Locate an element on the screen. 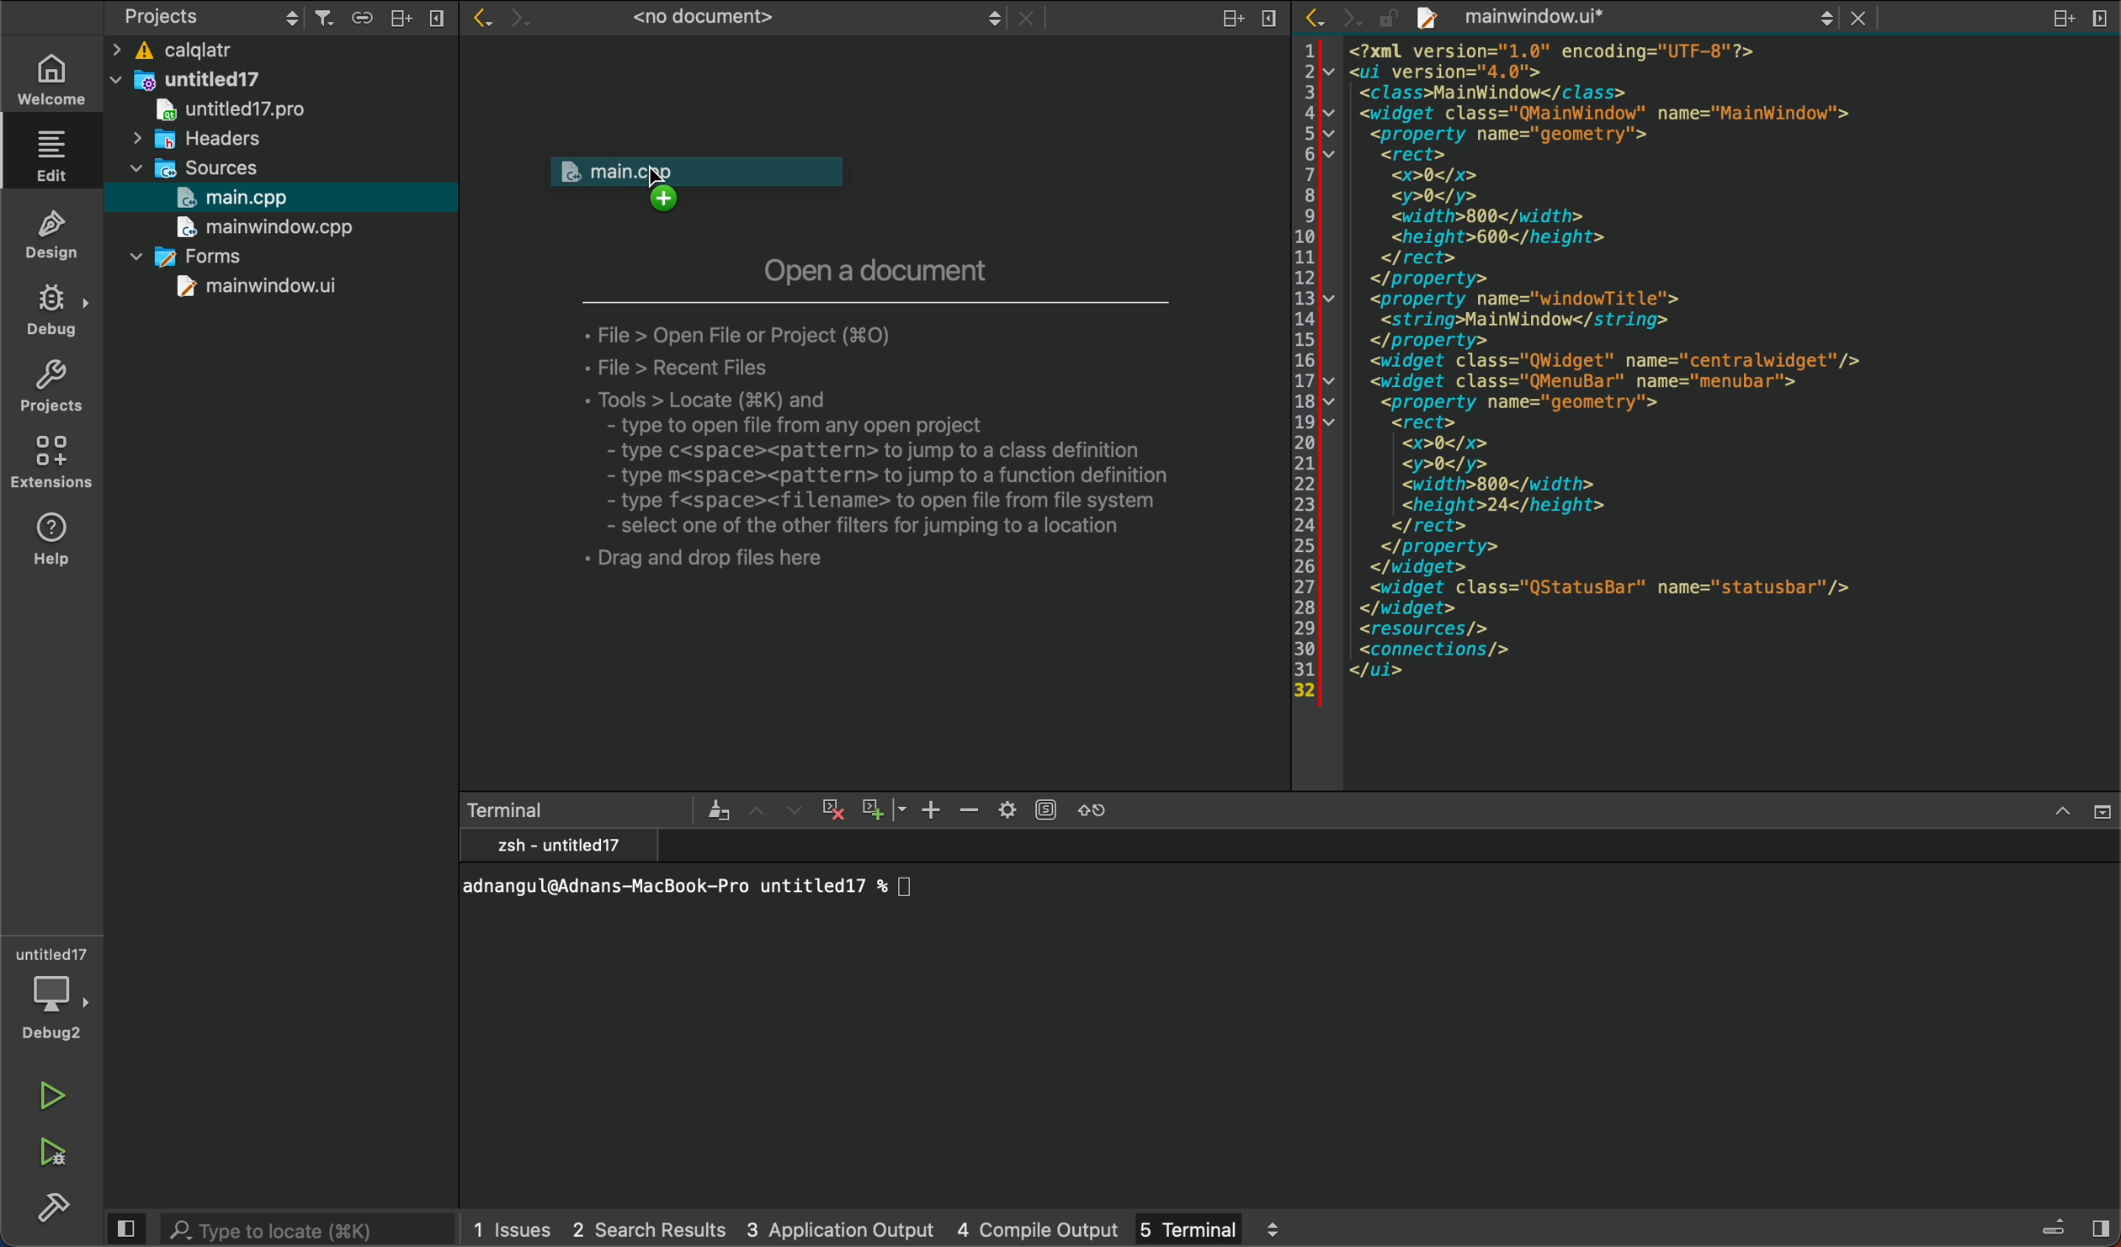 The image size is (2121, 1247). extensions is located at coordinates (56, 466).